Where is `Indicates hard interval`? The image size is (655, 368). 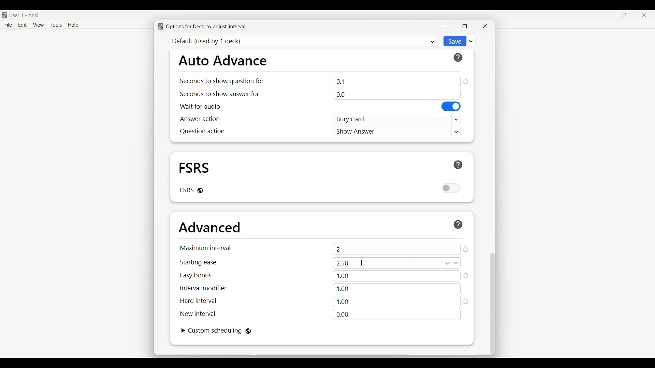
Indicates hard interval is located at coordinates (199, 301).